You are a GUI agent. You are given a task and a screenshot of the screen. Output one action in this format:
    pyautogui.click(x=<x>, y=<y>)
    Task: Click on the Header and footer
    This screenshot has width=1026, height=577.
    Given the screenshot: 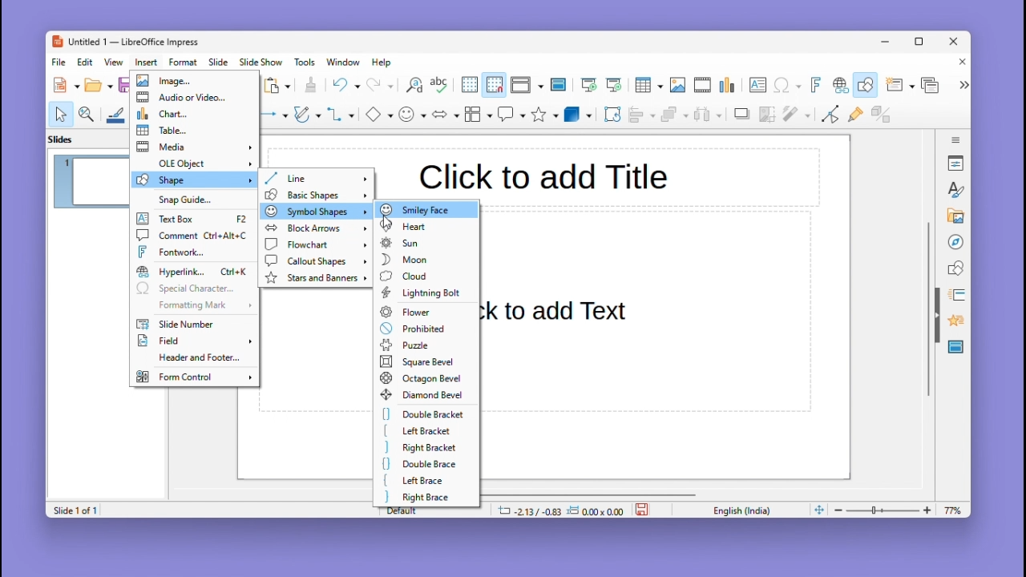 What is the action you would take?
    pyautogui.click(x=192, y=359)
    